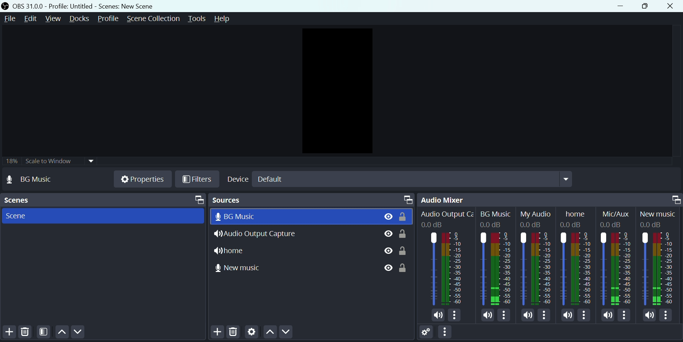  Describe the element at coordinates (405, 234) in the screenshot. I see `lock/unlock` at that location.